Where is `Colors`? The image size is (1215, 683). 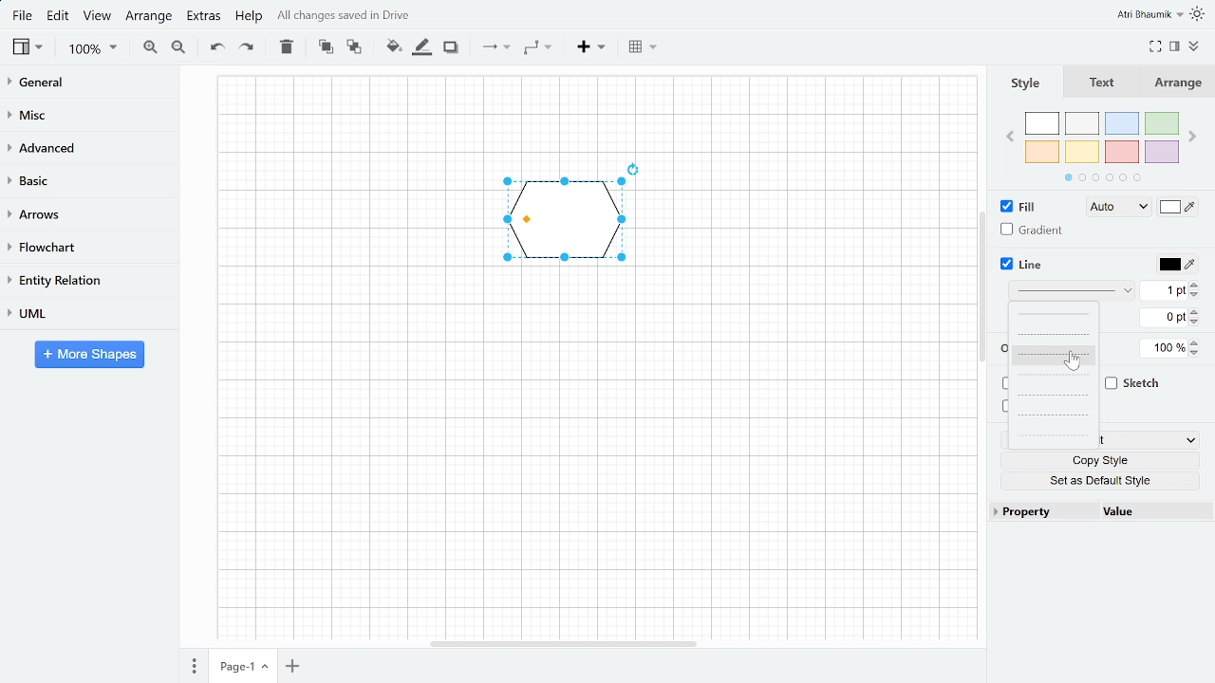
Colors is located at coordinates (1102, 138).